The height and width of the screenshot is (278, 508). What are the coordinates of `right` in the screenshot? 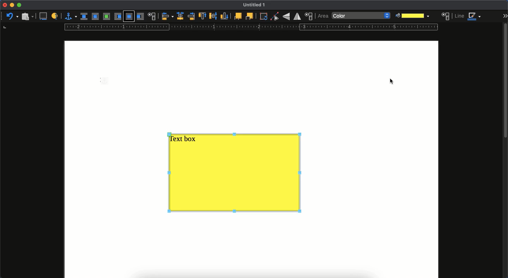 It's located at (191, 17).